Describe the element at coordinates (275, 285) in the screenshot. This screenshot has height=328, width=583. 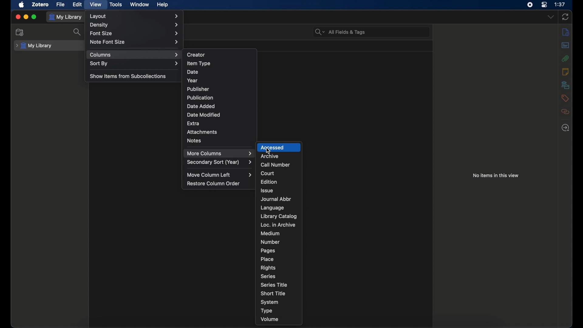
I see `series title` at that location.